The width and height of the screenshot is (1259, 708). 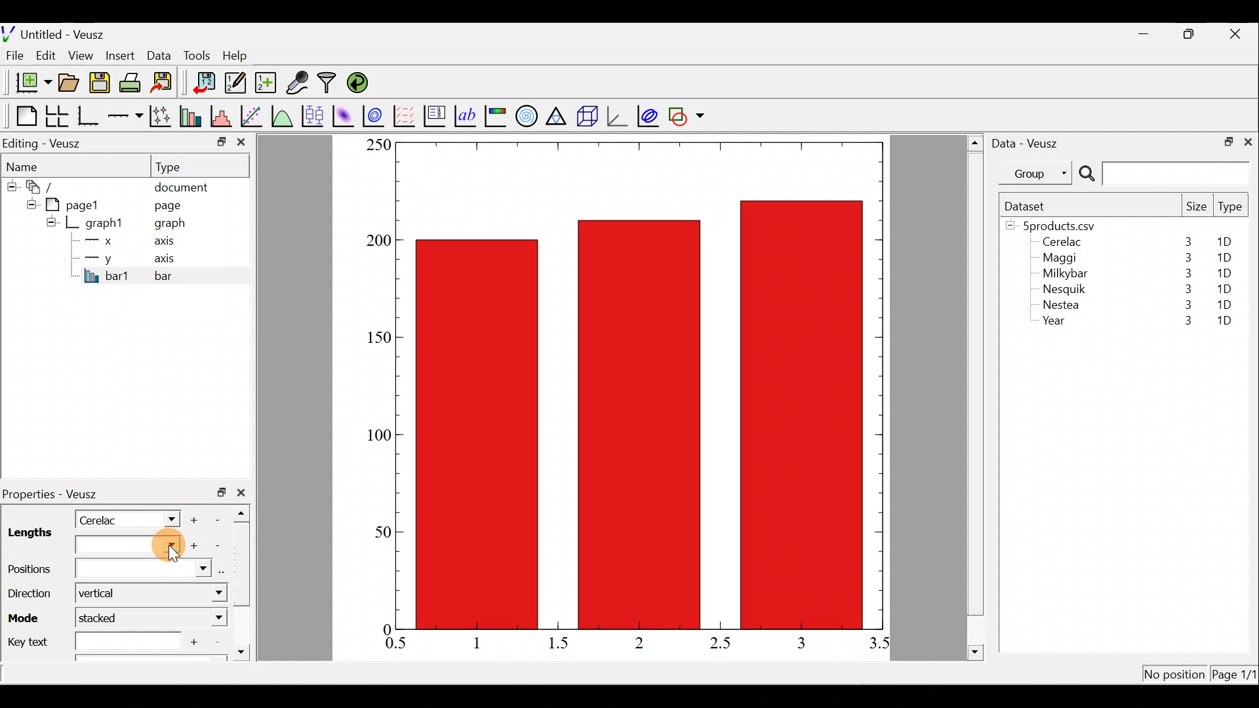 What do you see at coordinates (102, 241) in the screenshot?
I see `x` at bounding box center [102, 241].